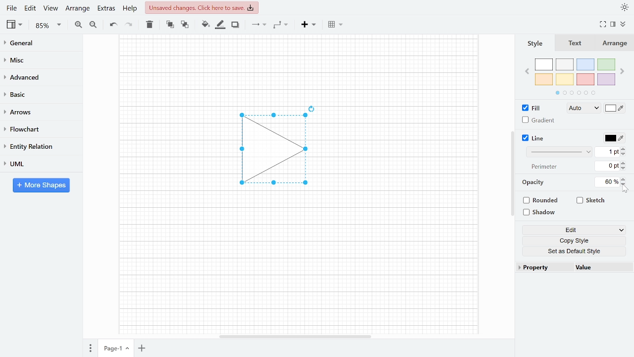 This screenshot has height=357, width=634. What do you see at coordinates (625, 184) in the screenshot?
I see `Decrease opacity` at bounding box center [625, 184].